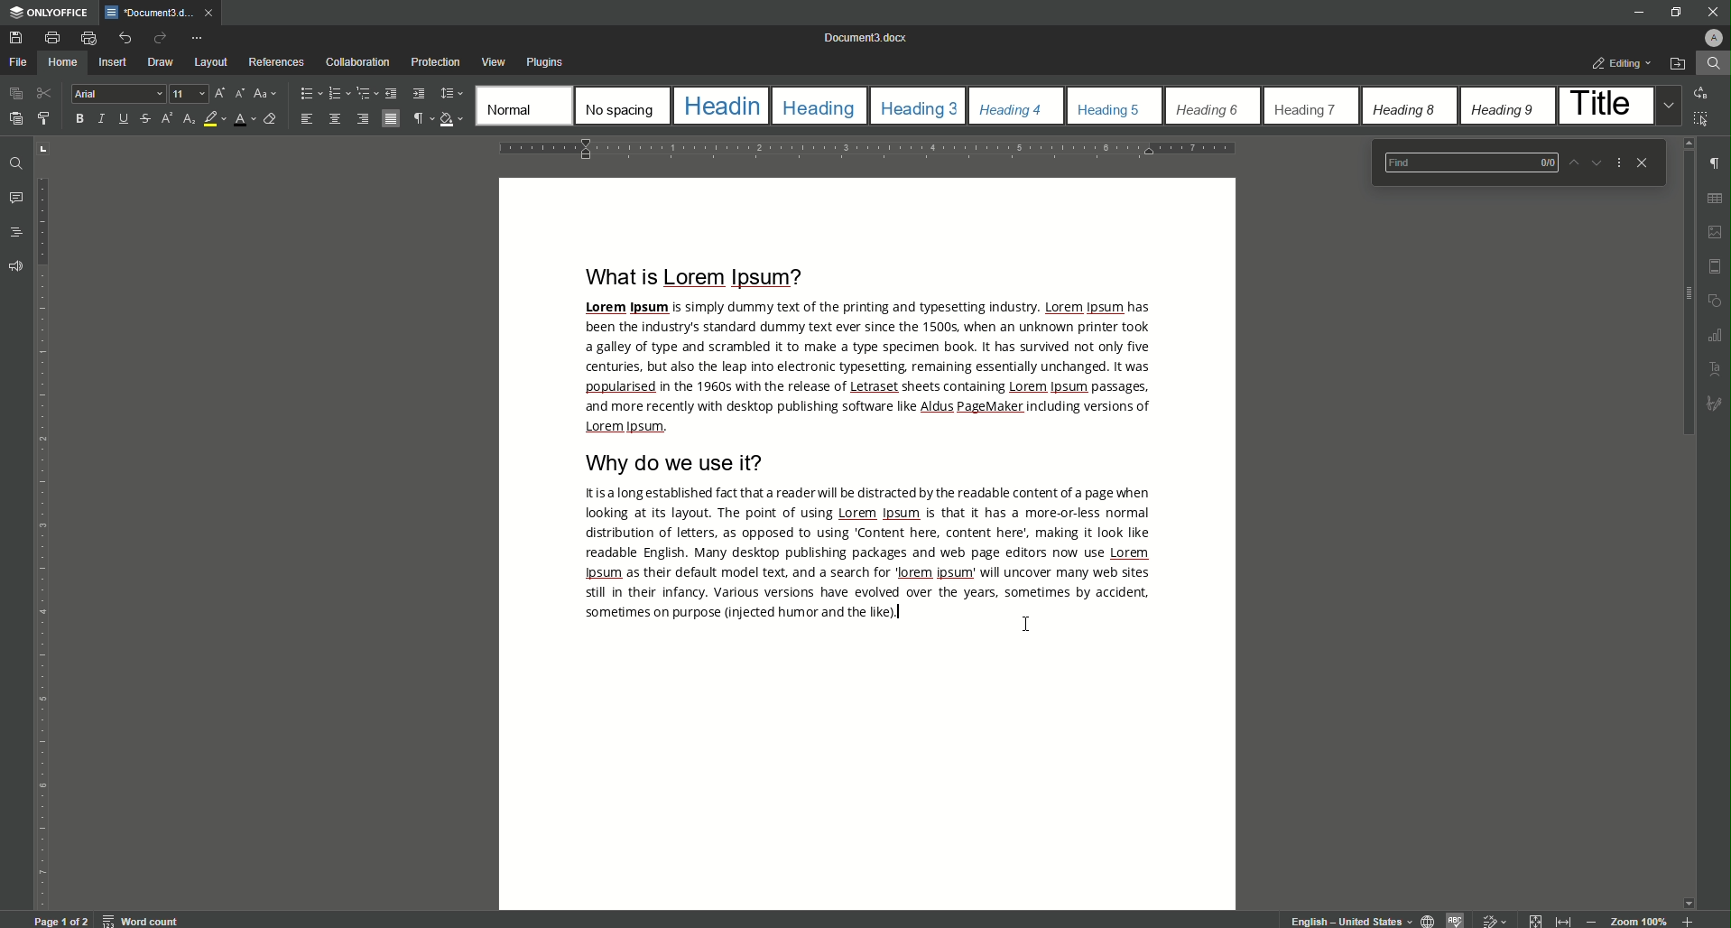  I want to click on Align Center, so click(336, 119).